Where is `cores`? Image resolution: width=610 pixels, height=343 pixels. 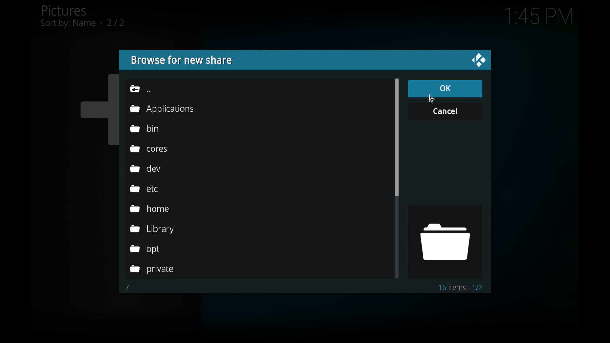
cores is located at coordinates (148, 149).